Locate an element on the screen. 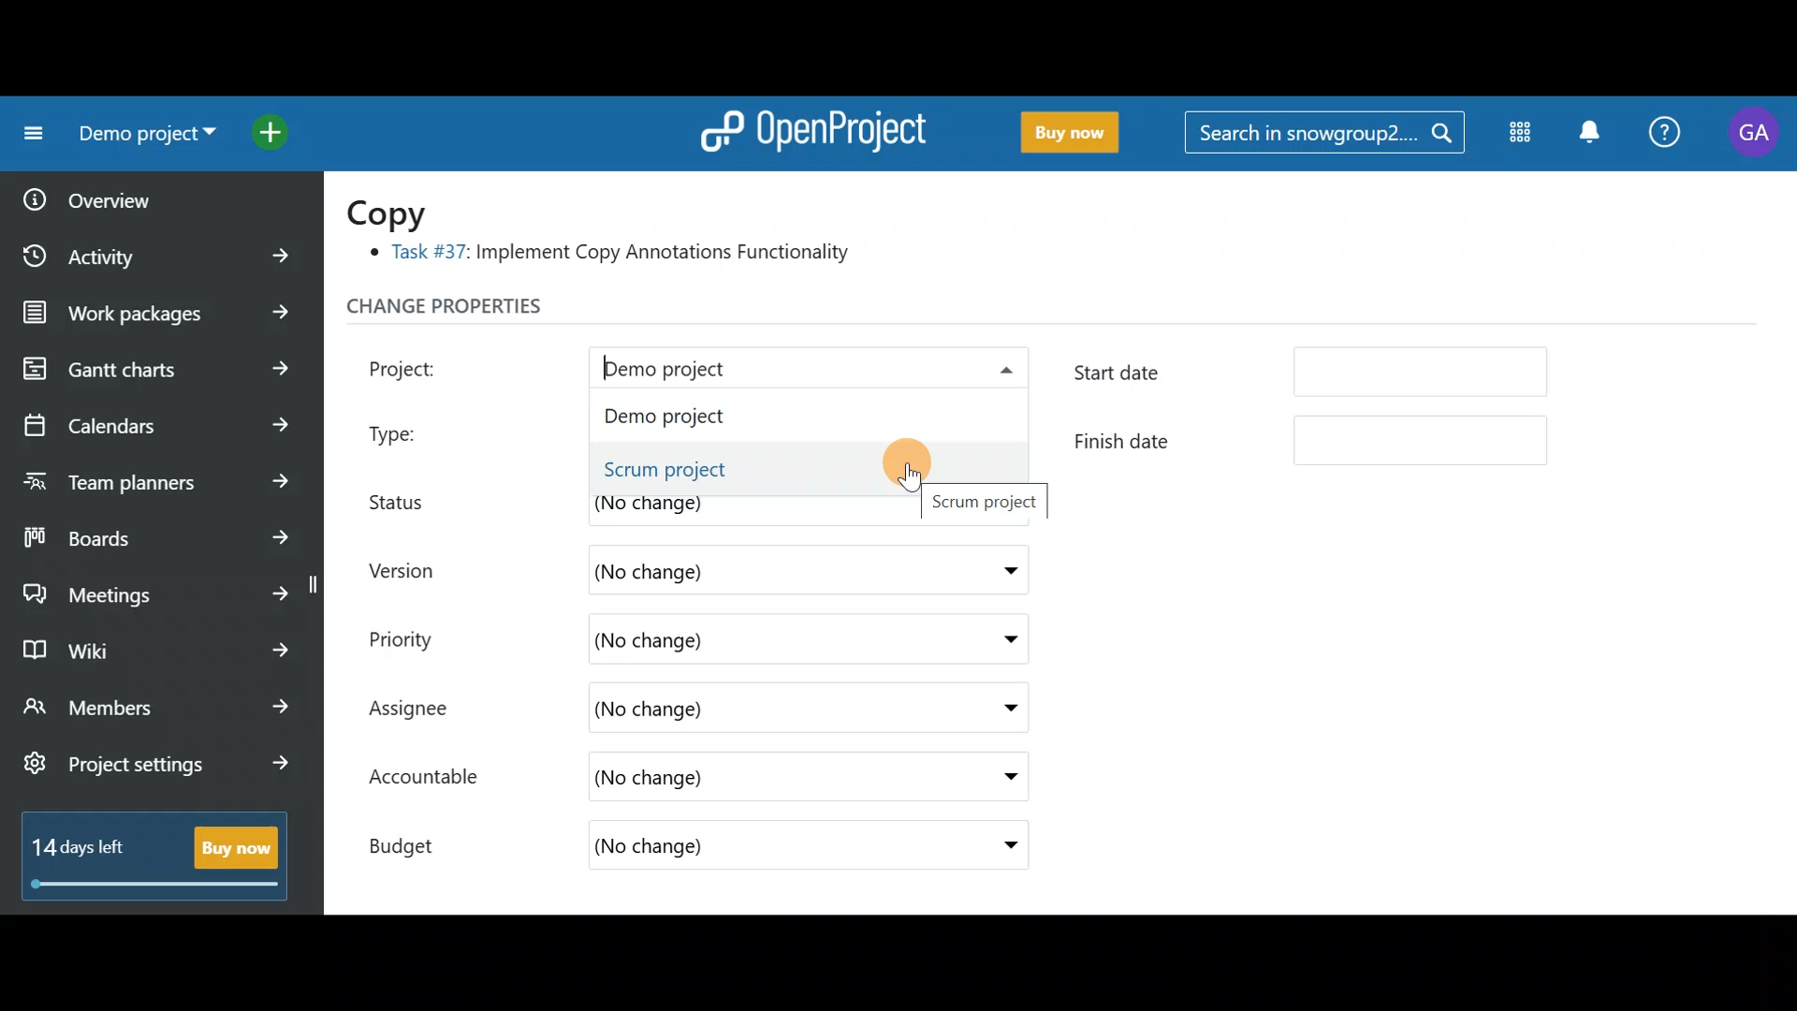  Assignee drop down is located at coordinates (995, 709).